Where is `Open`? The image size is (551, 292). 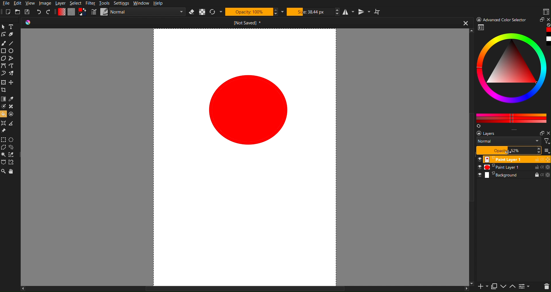 Open is located at coordinates (18, 12).